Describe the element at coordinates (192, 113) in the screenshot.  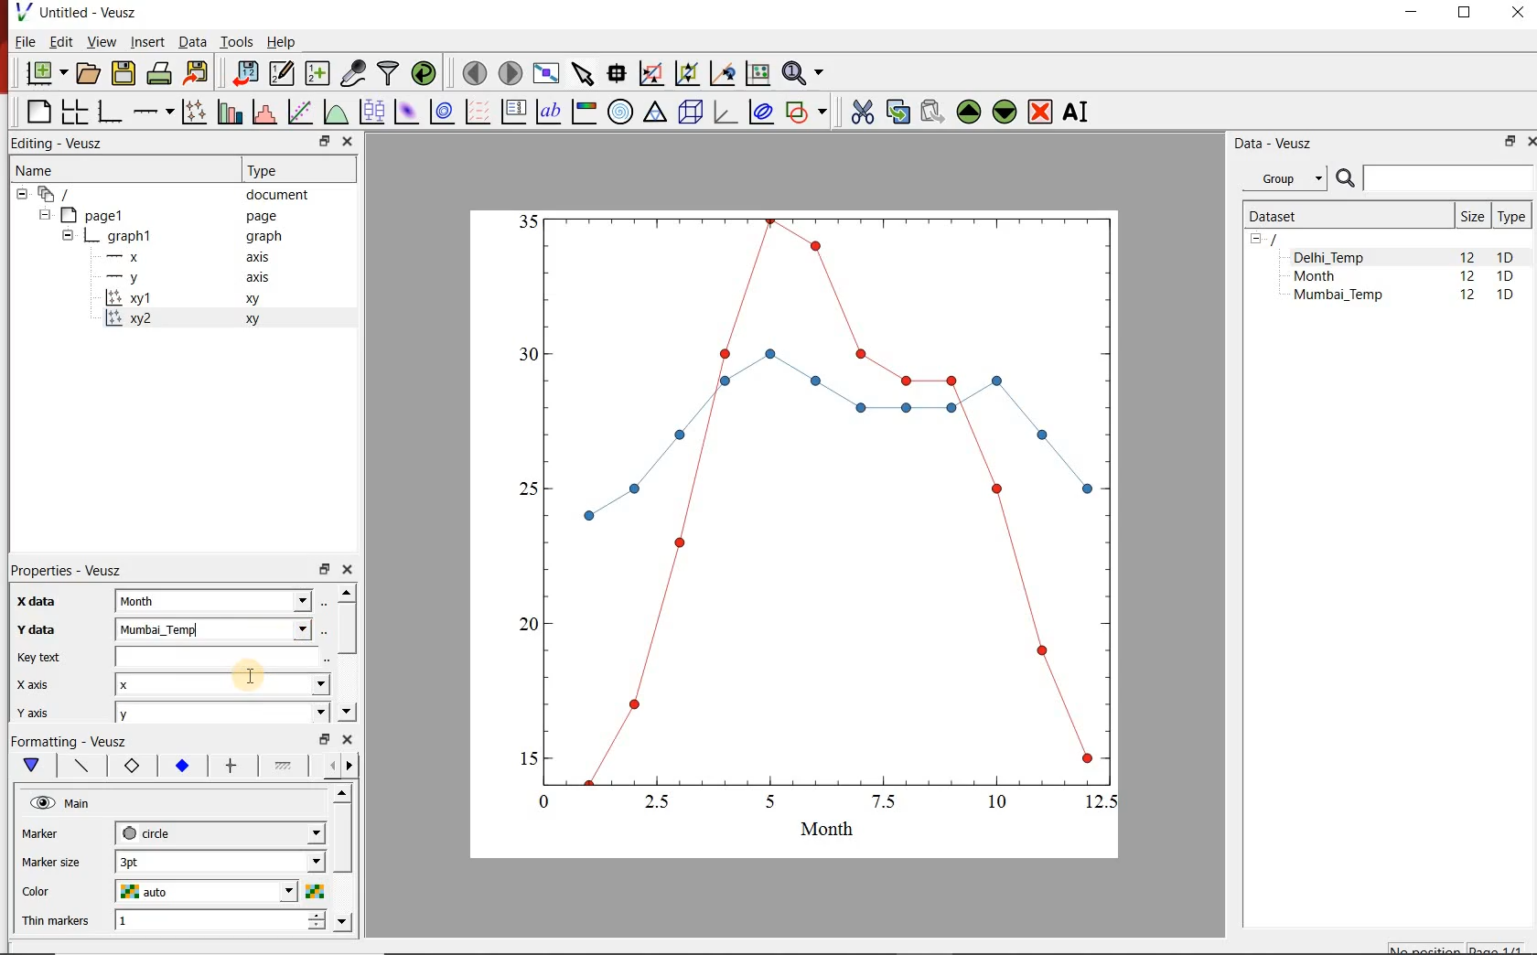
I see `plot points with lines and errorbars` at that location.